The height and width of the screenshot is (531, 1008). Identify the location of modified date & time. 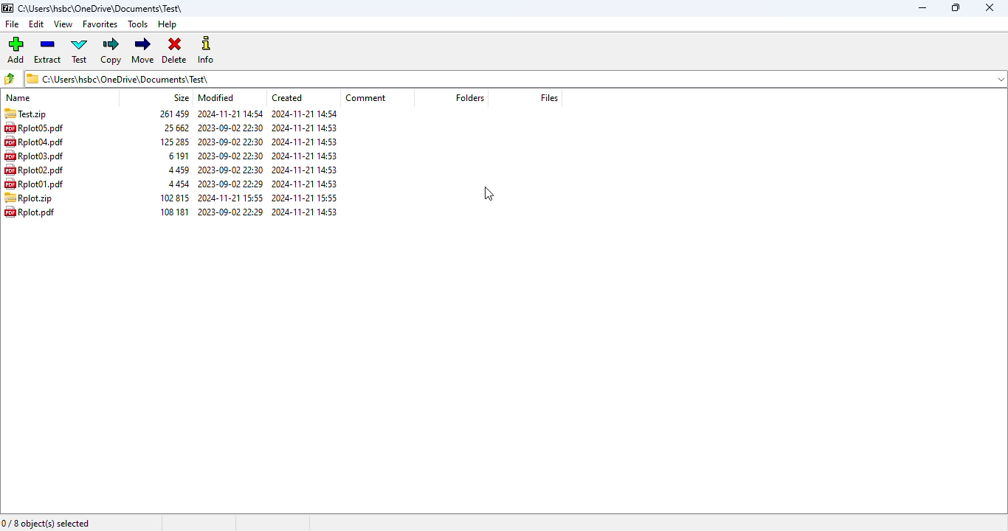
(230, 162).